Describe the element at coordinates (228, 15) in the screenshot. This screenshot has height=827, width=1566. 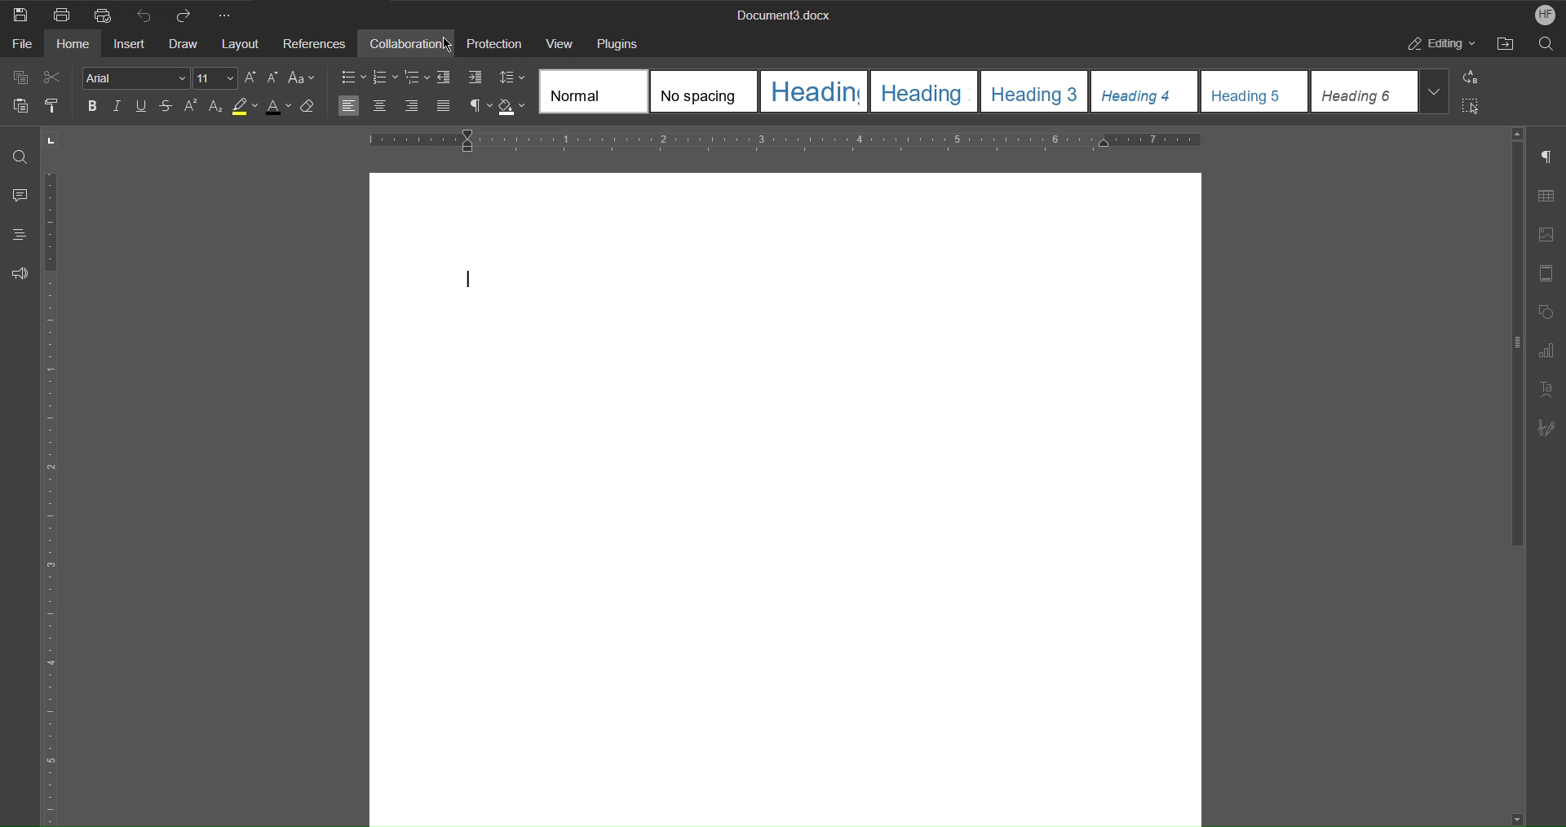
I see `More` at that location.